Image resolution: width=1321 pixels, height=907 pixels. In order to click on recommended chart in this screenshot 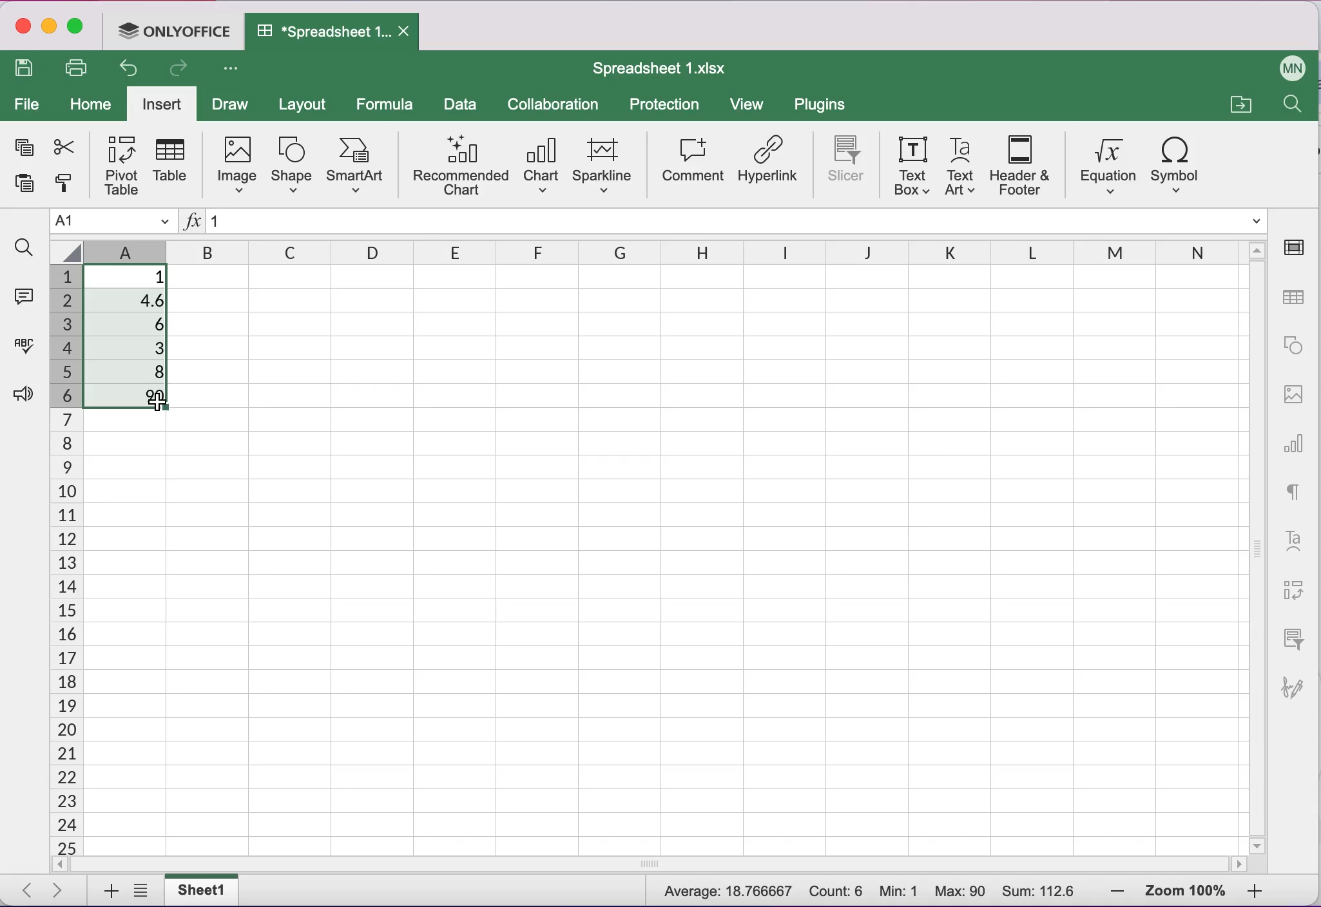, I will do `click(458, 167)`.